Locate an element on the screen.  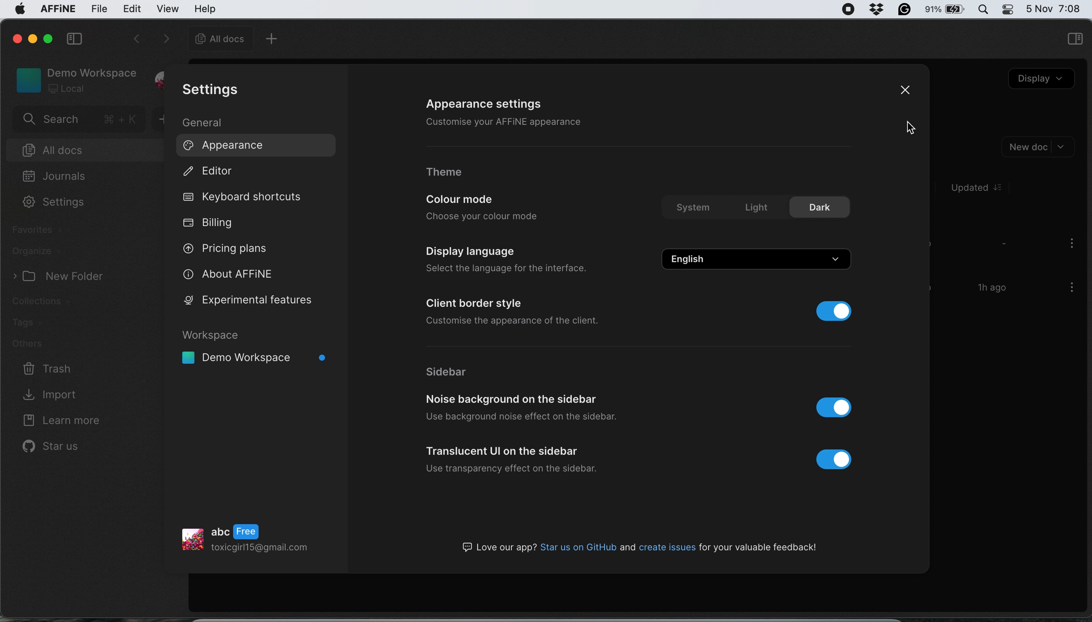
client border style is located at coordinates (477, 305).